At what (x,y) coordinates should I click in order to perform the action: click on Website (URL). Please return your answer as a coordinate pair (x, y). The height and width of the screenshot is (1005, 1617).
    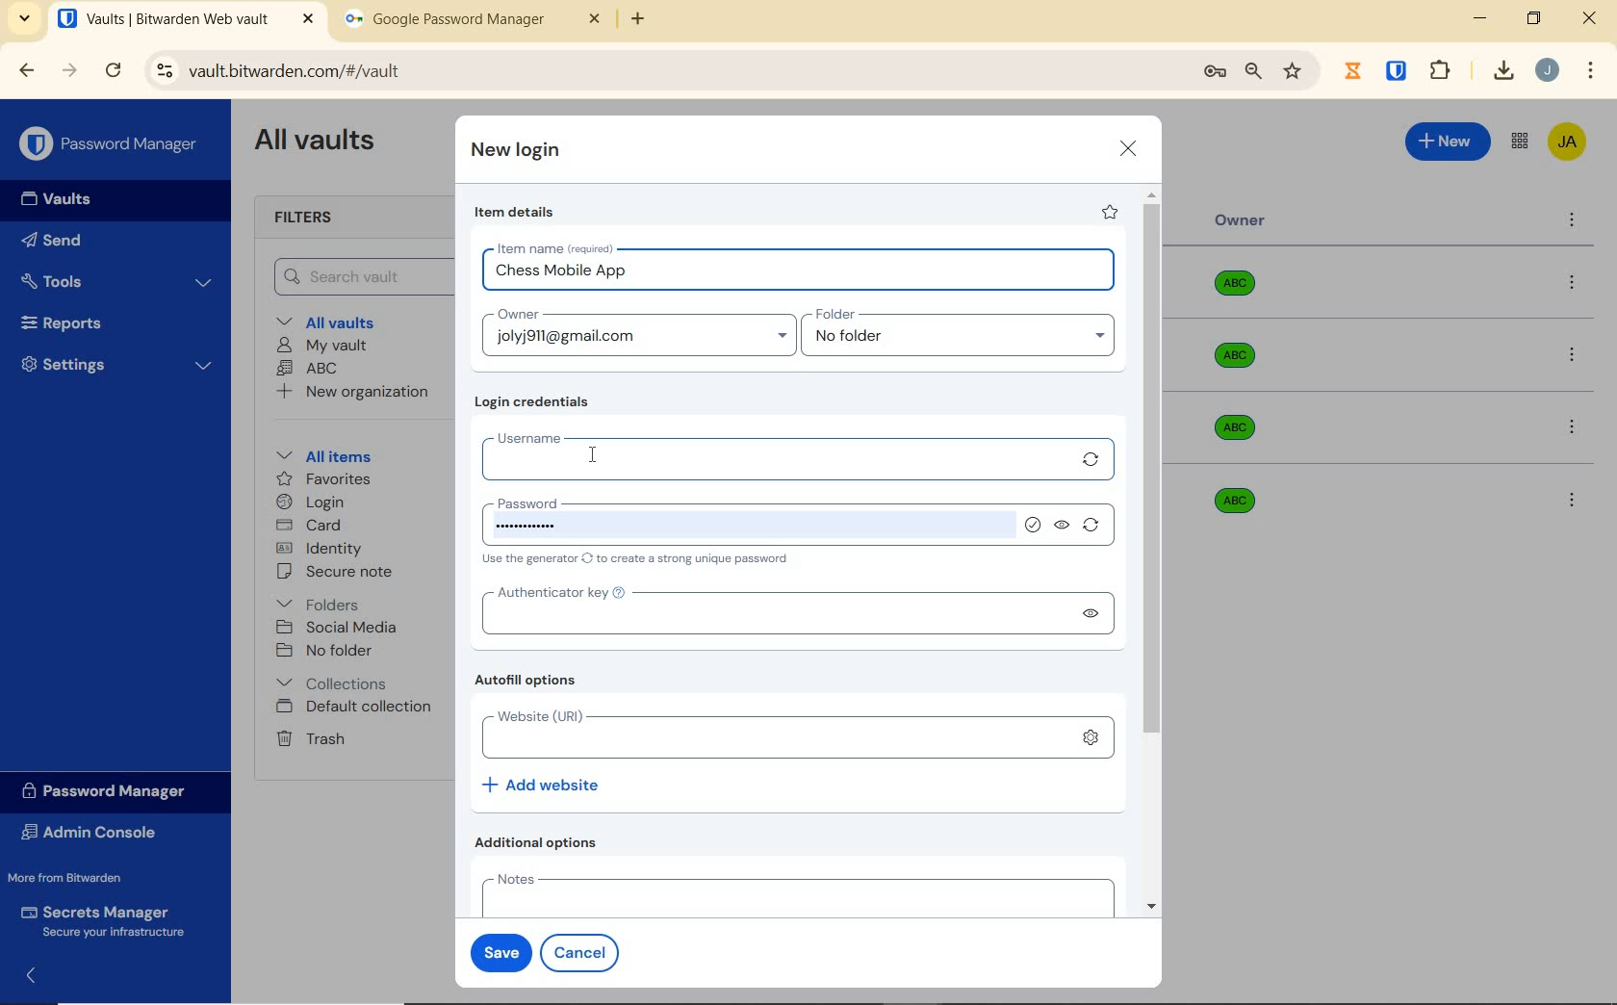
    Looking at the image, I should click on (770, 733).